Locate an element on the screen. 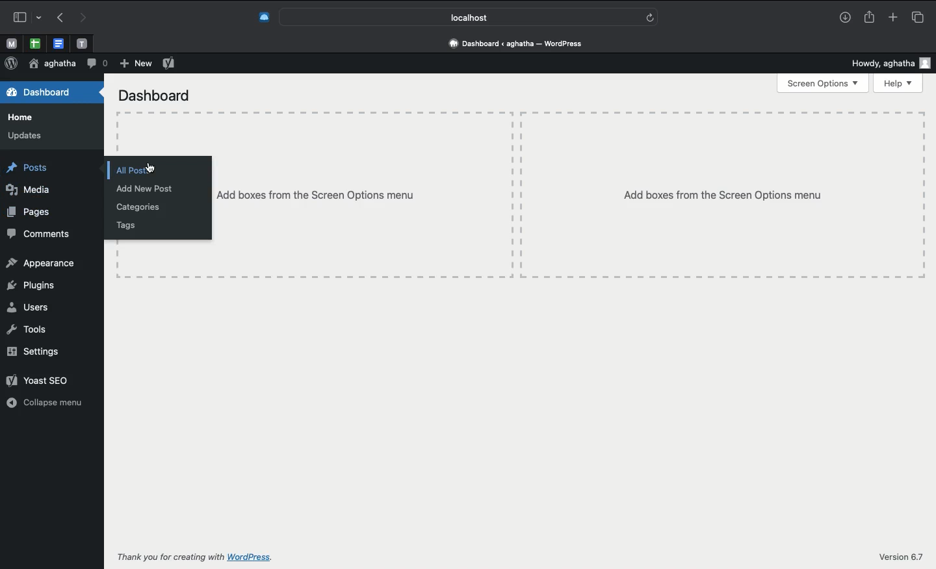 The image size is (936, 569). Pinned tabs is located at coordinates (81, 44).